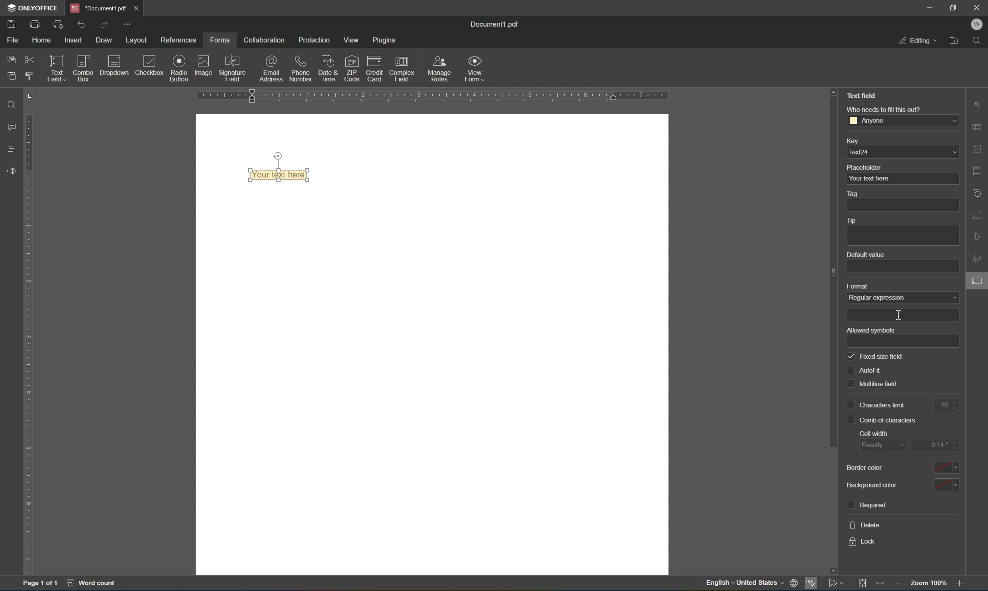 Image resolution: width=988 pixels, height=591 pixels. I want to click on find, so click(11, 104).